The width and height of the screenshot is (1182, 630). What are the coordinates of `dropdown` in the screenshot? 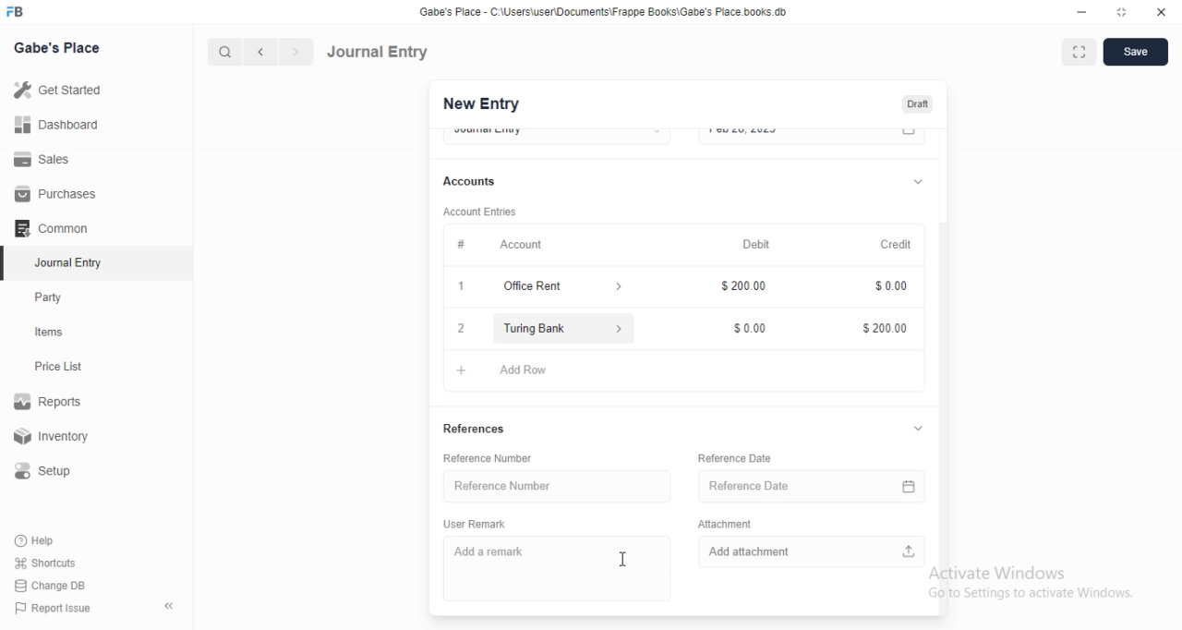 It's located at (916, 180).